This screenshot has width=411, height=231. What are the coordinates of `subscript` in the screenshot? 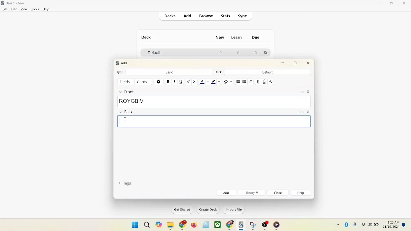 It's located at (195, 82).